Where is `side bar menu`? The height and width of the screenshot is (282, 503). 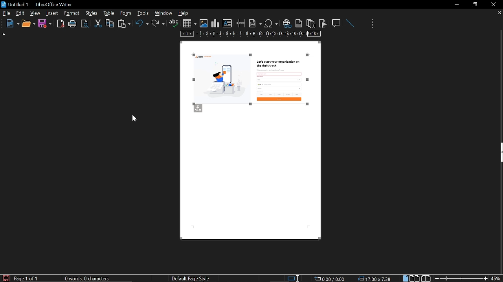
side bar menu is located at coordinates (500, 152).